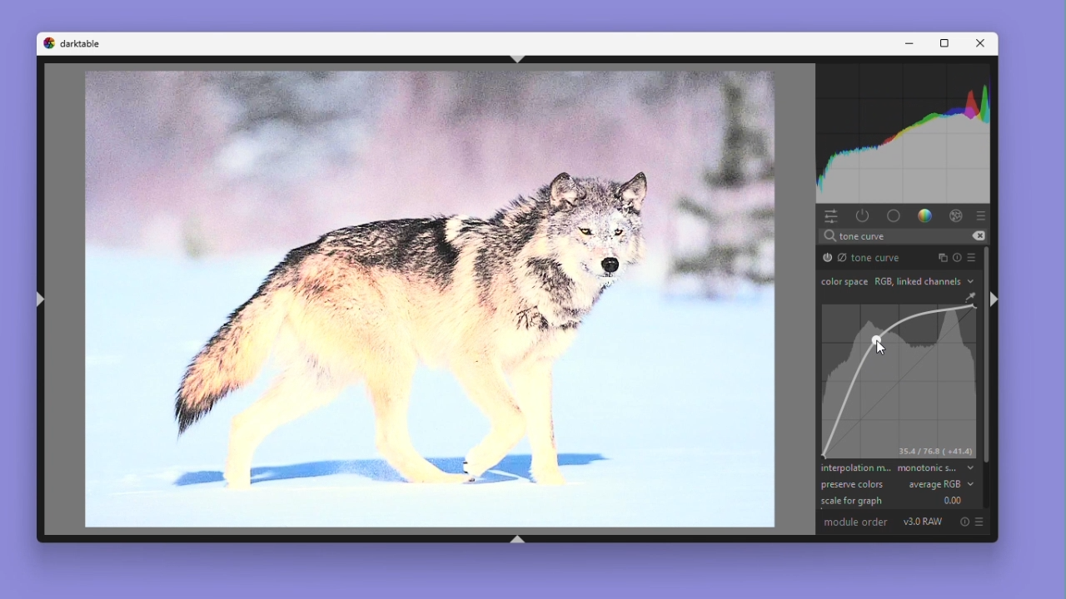  Describe the element at coordinates (954, 216) in the screenshot. I see `Effect` at that location.